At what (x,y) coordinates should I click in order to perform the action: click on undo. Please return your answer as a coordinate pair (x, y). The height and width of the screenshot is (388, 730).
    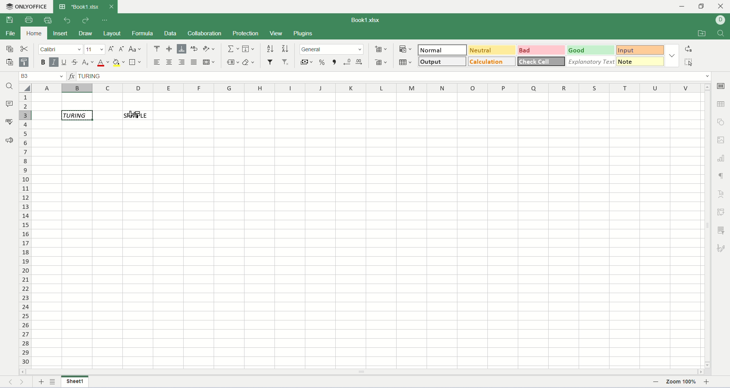
    Looking at the image, I should click on (68, 21).